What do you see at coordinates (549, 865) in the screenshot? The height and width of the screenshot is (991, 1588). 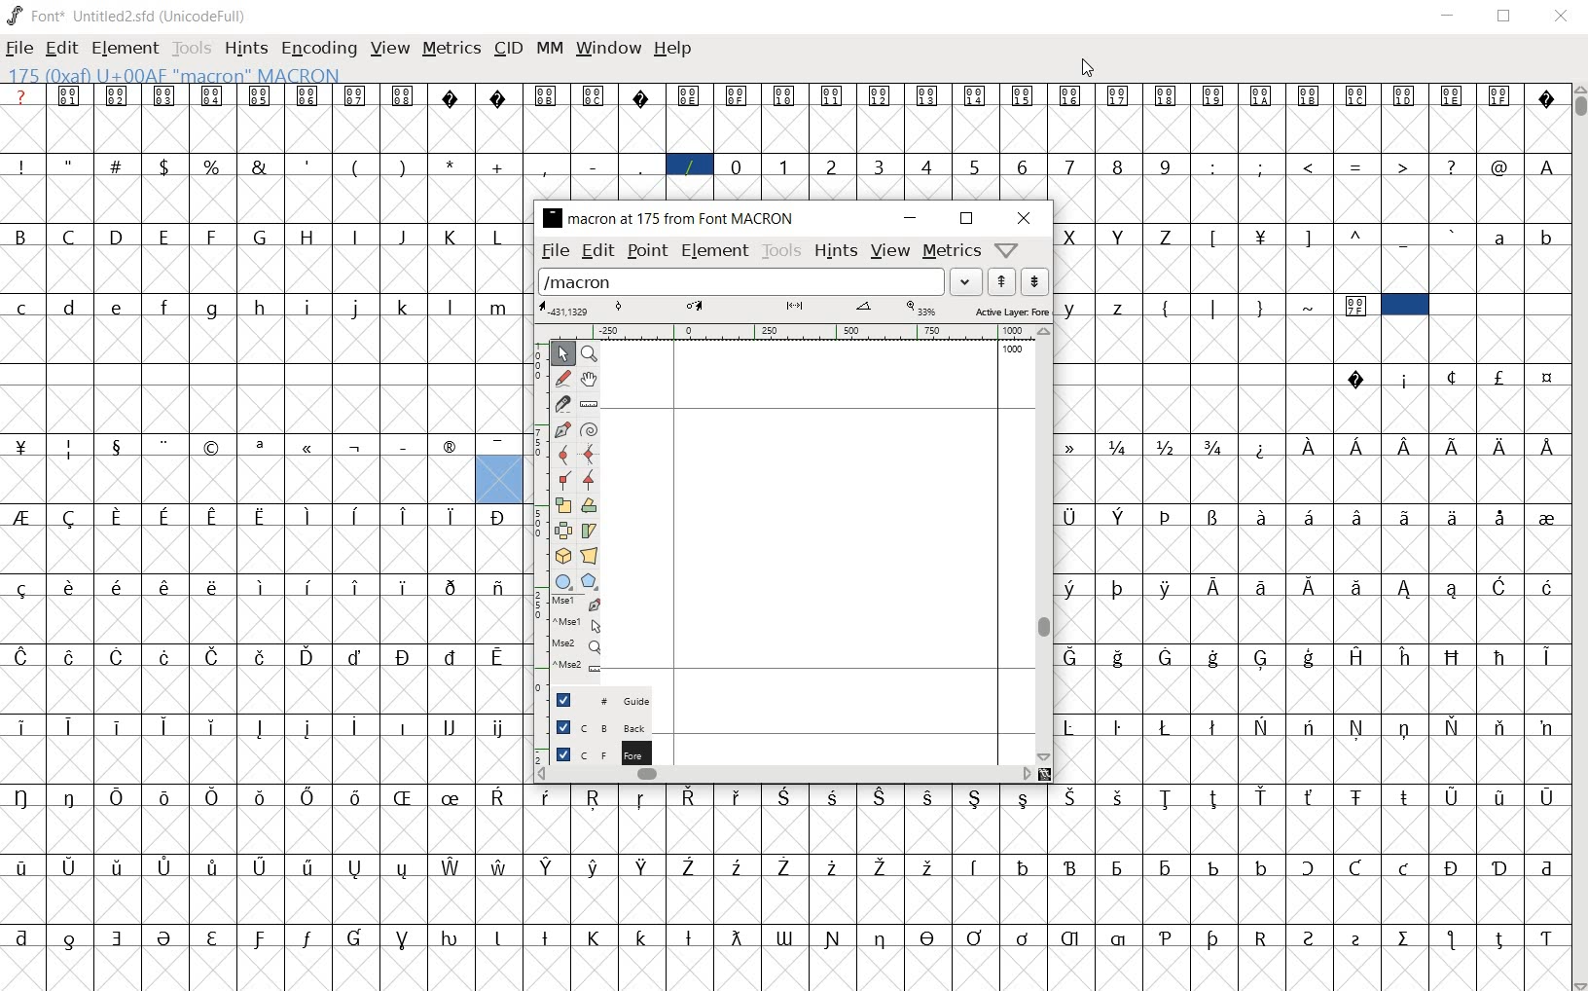 I see `Symbol` at bounding box center [549, 865].